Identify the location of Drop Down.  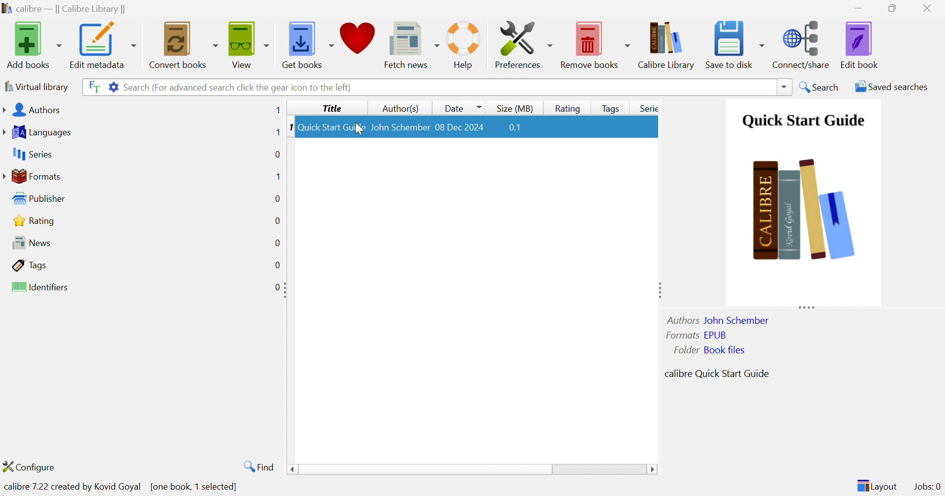
(425, 470).